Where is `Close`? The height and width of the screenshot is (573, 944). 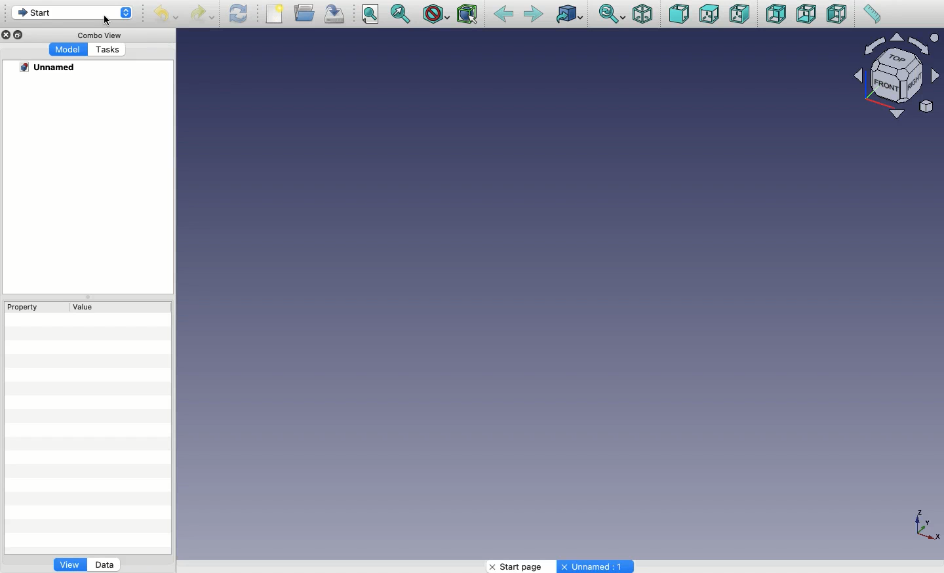 Close is located at coordinates (7, 35).